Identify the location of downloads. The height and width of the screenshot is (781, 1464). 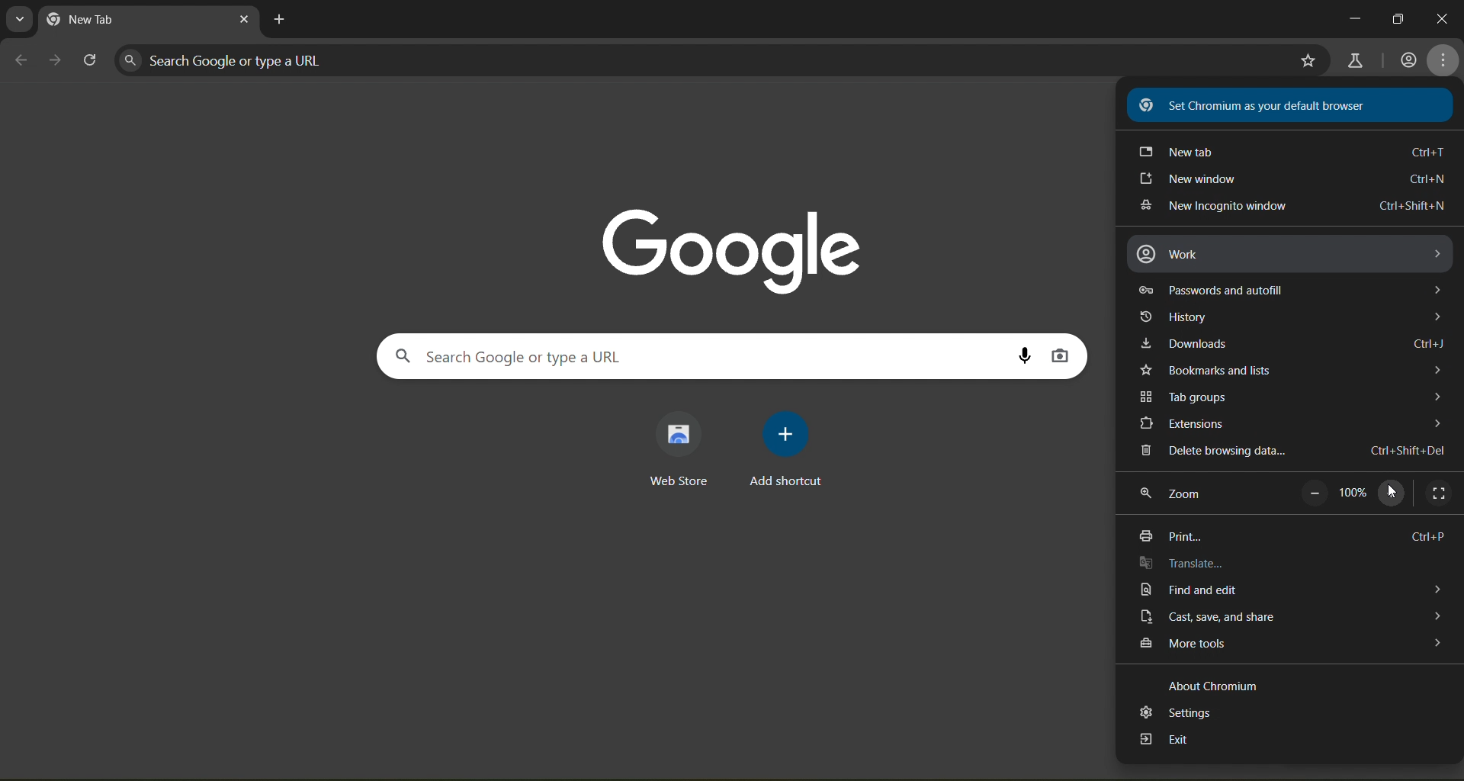
(1296, 346).